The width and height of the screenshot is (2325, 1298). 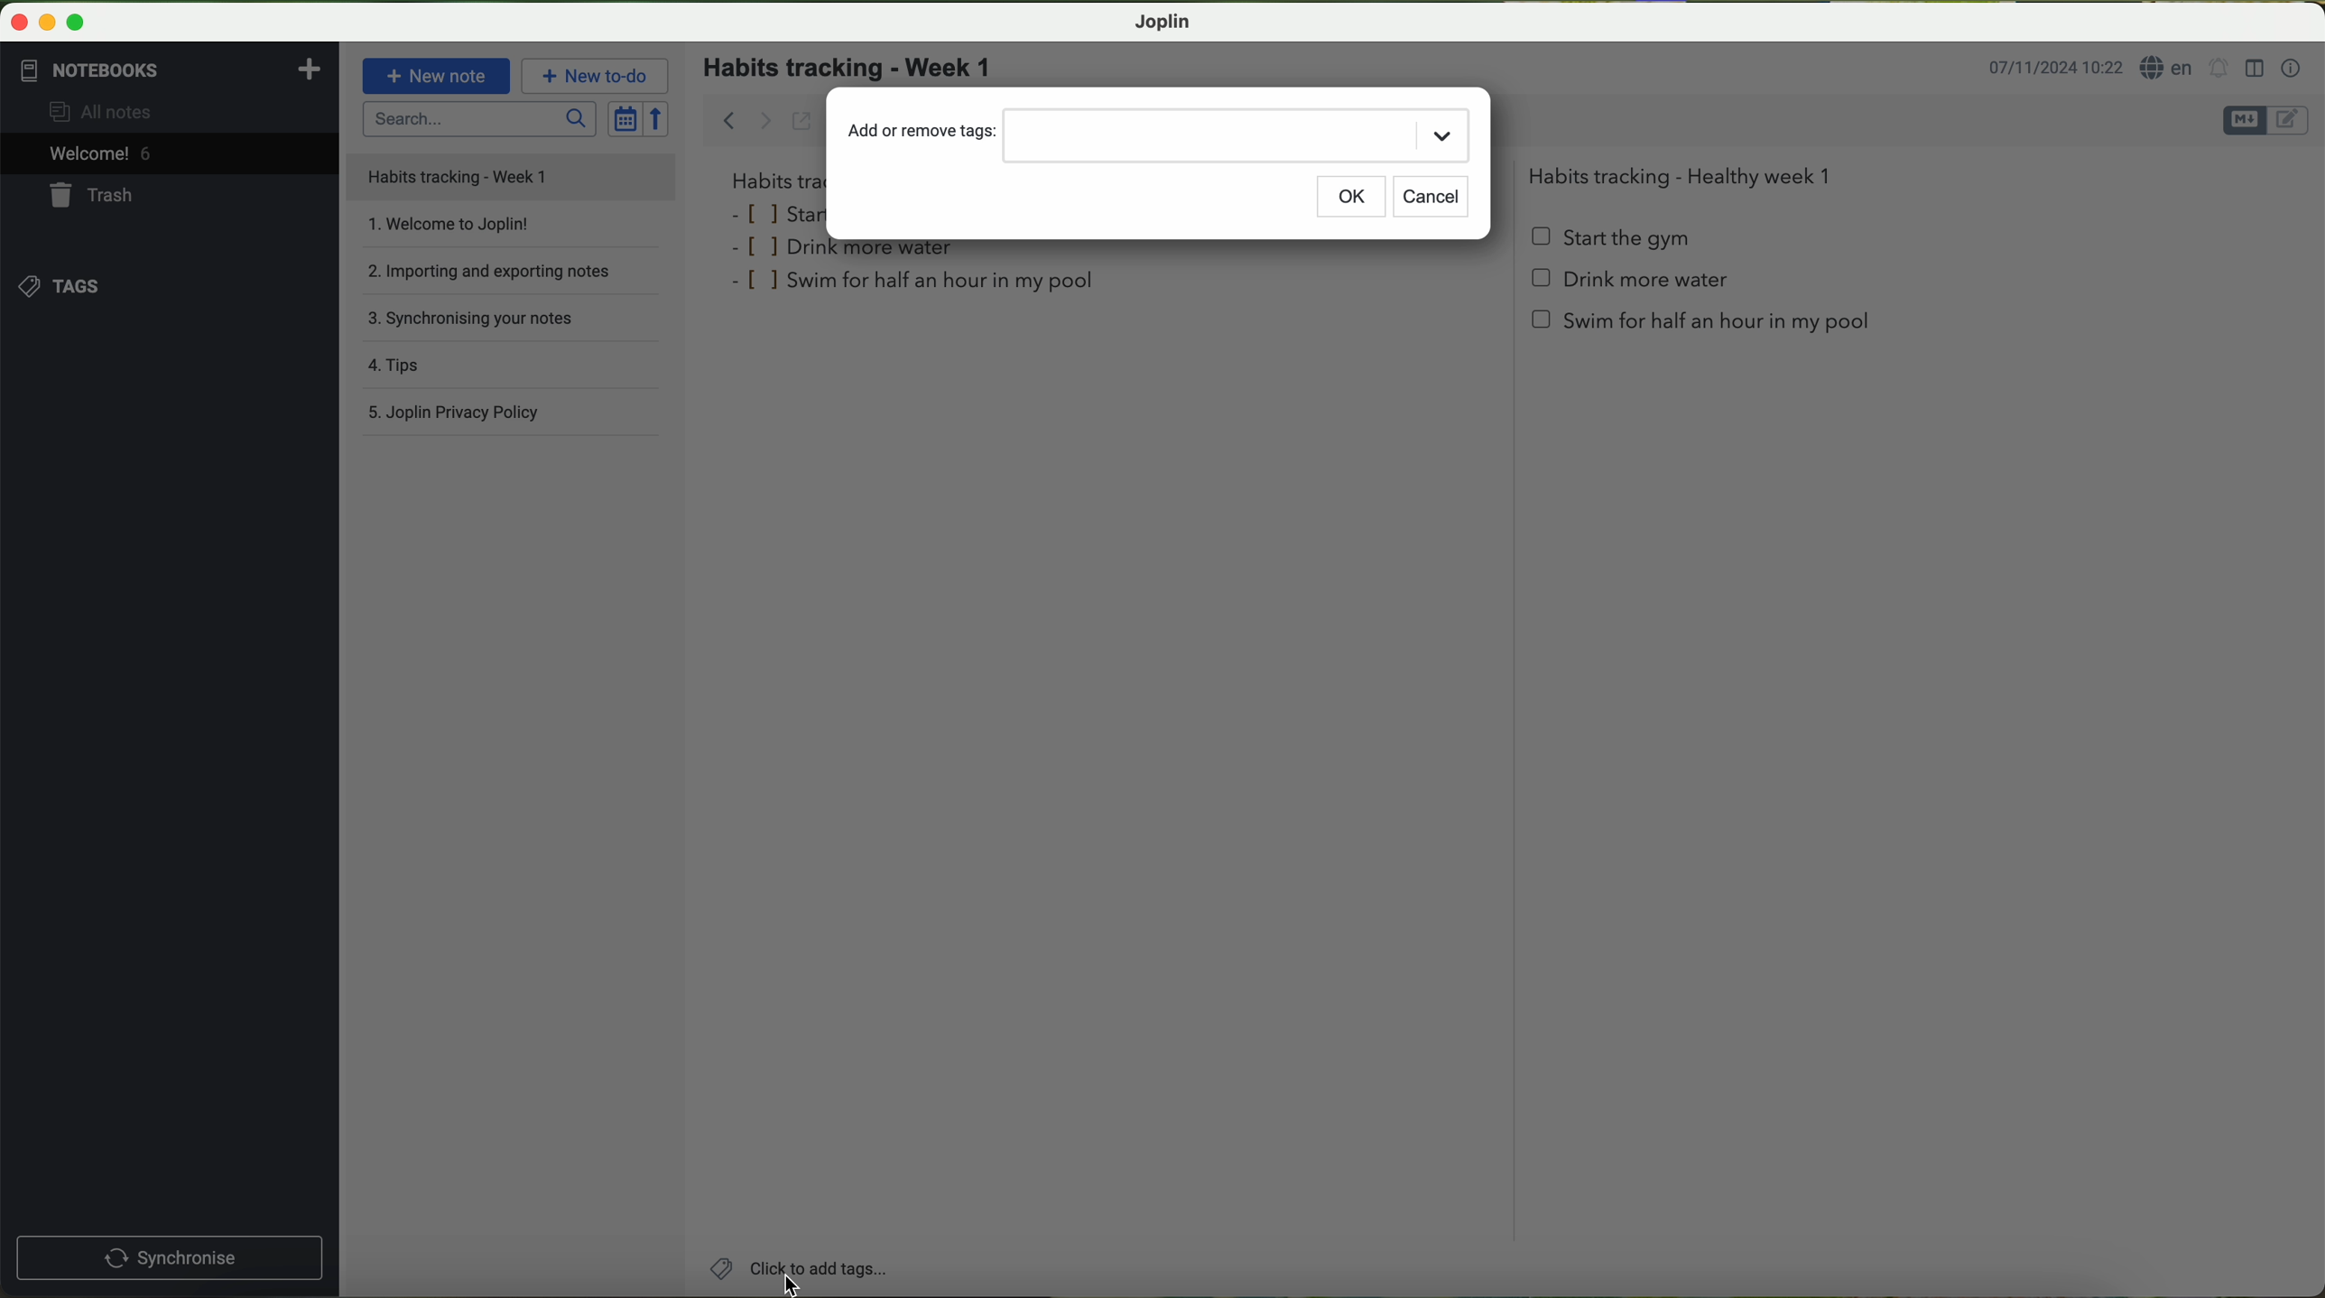 I want to click on toggle external editing, so click(x=801, y=120).